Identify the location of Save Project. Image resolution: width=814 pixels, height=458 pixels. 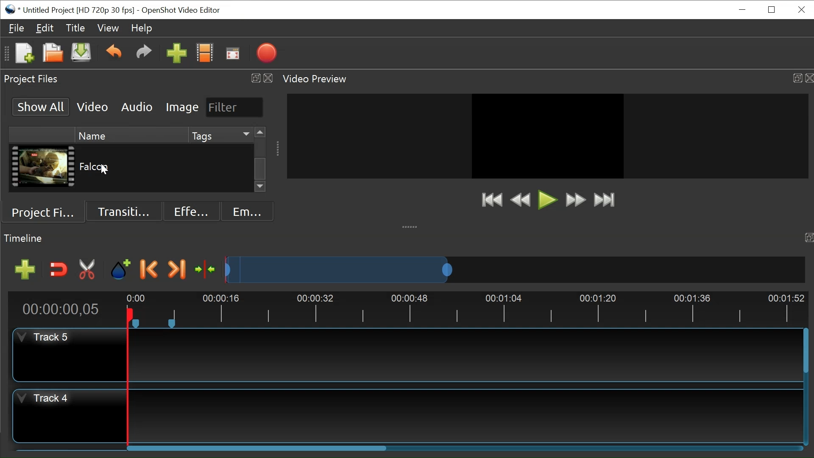
(82, 54).